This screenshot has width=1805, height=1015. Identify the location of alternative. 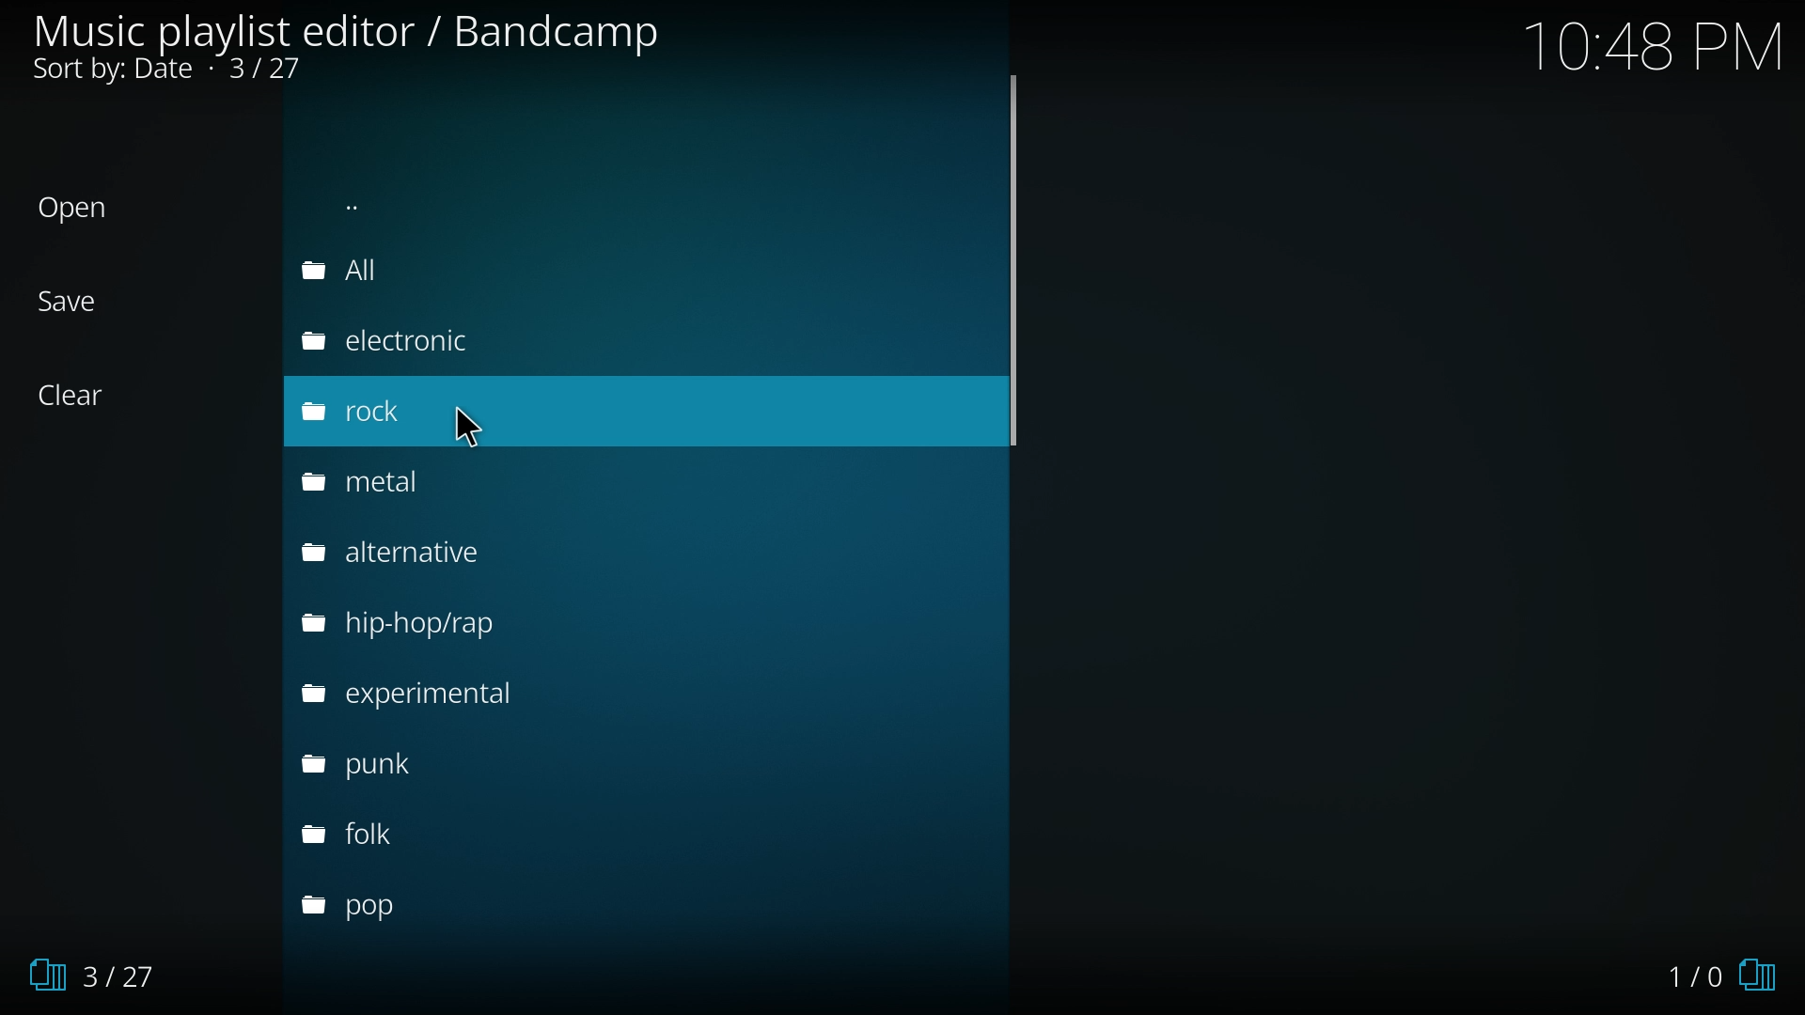
(425, 554).